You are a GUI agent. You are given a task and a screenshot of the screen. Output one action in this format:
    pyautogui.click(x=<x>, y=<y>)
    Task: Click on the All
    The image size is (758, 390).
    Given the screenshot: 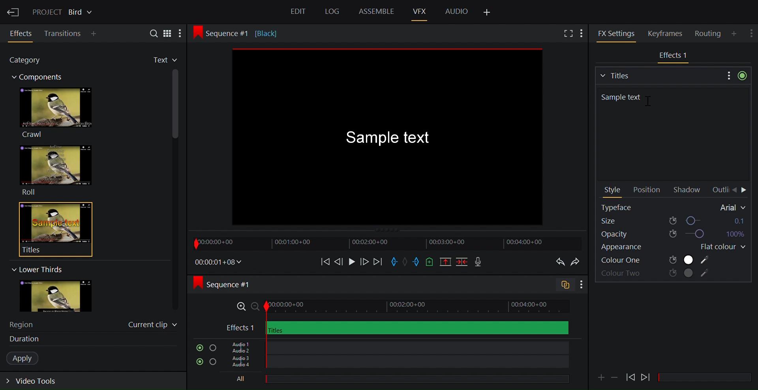 What is the action you would take?
    pyautogui.click(x=393, y=380)
    